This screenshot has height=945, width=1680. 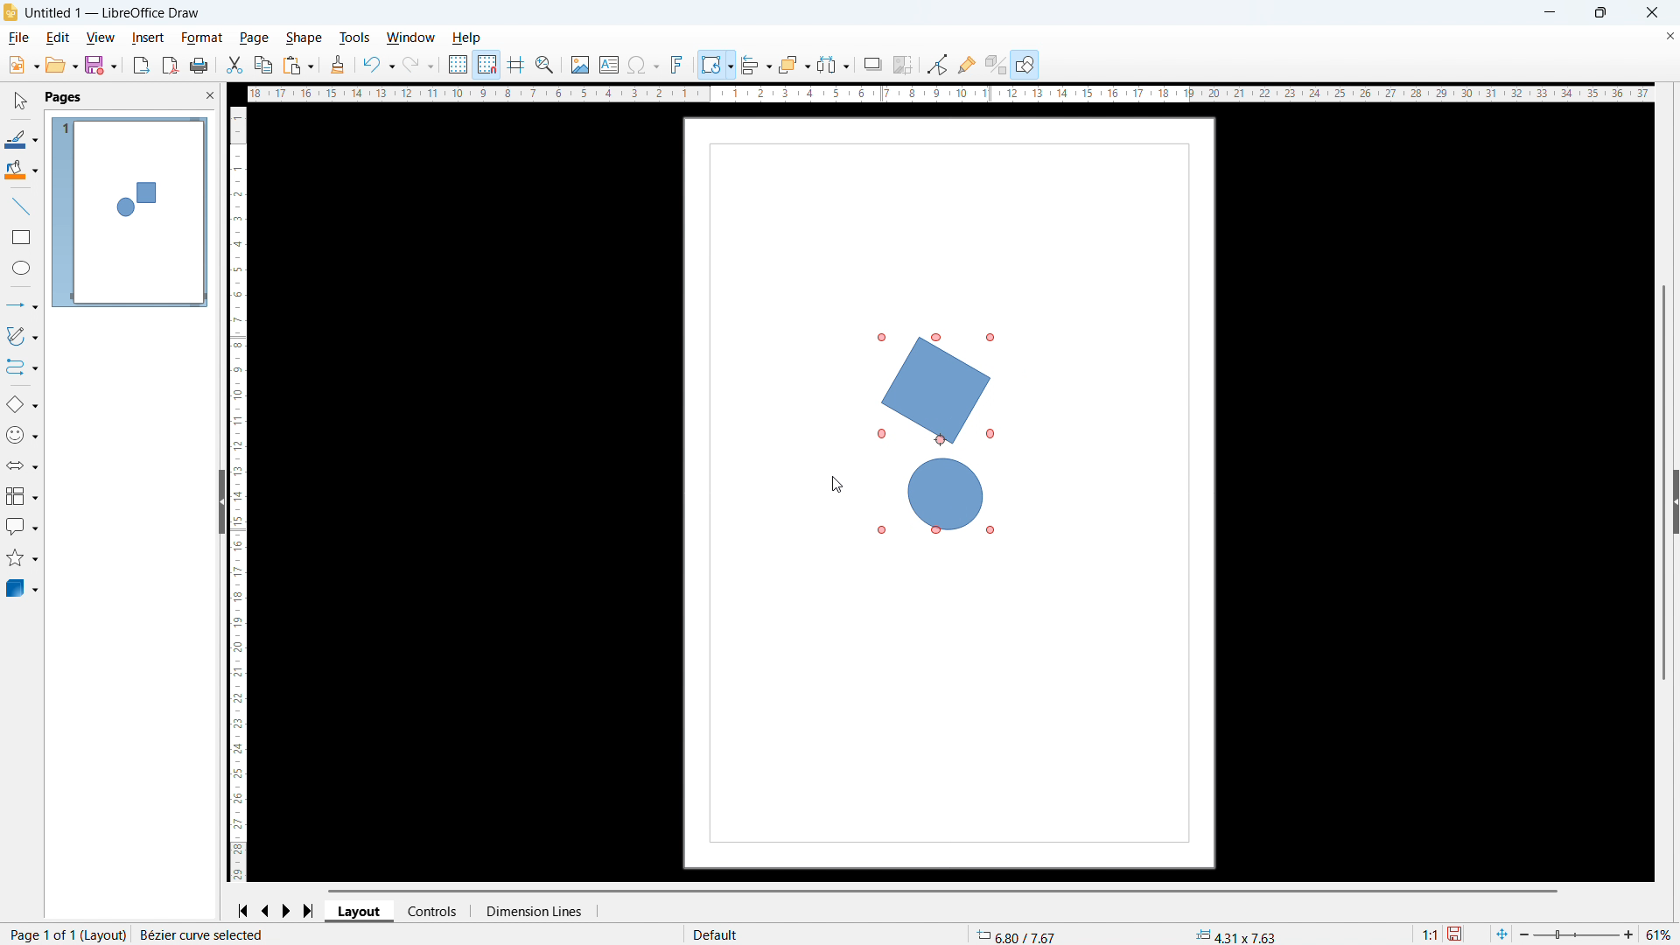 What do you see at coordinates (609, 65) in the screenshot?
I see `Insert text box ` at bounding box center [609, 65].